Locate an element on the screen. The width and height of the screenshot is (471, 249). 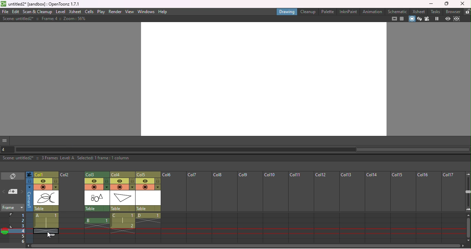
camera stand visibility toggle is located at coordinates (94, 187).